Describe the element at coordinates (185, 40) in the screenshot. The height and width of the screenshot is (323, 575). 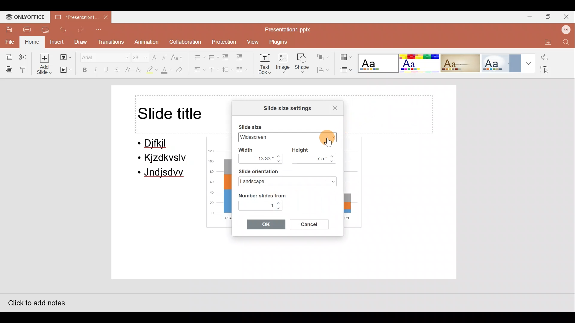
I see `Collaboration` at that location.